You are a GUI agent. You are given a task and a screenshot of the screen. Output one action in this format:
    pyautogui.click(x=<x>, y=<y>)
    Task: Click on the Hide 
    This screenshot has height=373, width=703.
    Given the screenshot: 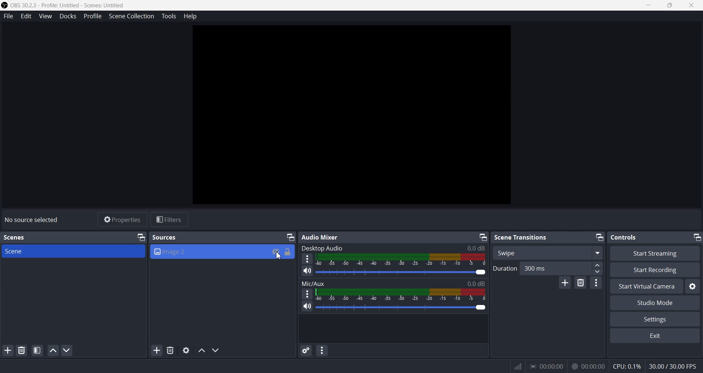 What is the action you would take?
    pyautogui.click(x=272, y=250)
    